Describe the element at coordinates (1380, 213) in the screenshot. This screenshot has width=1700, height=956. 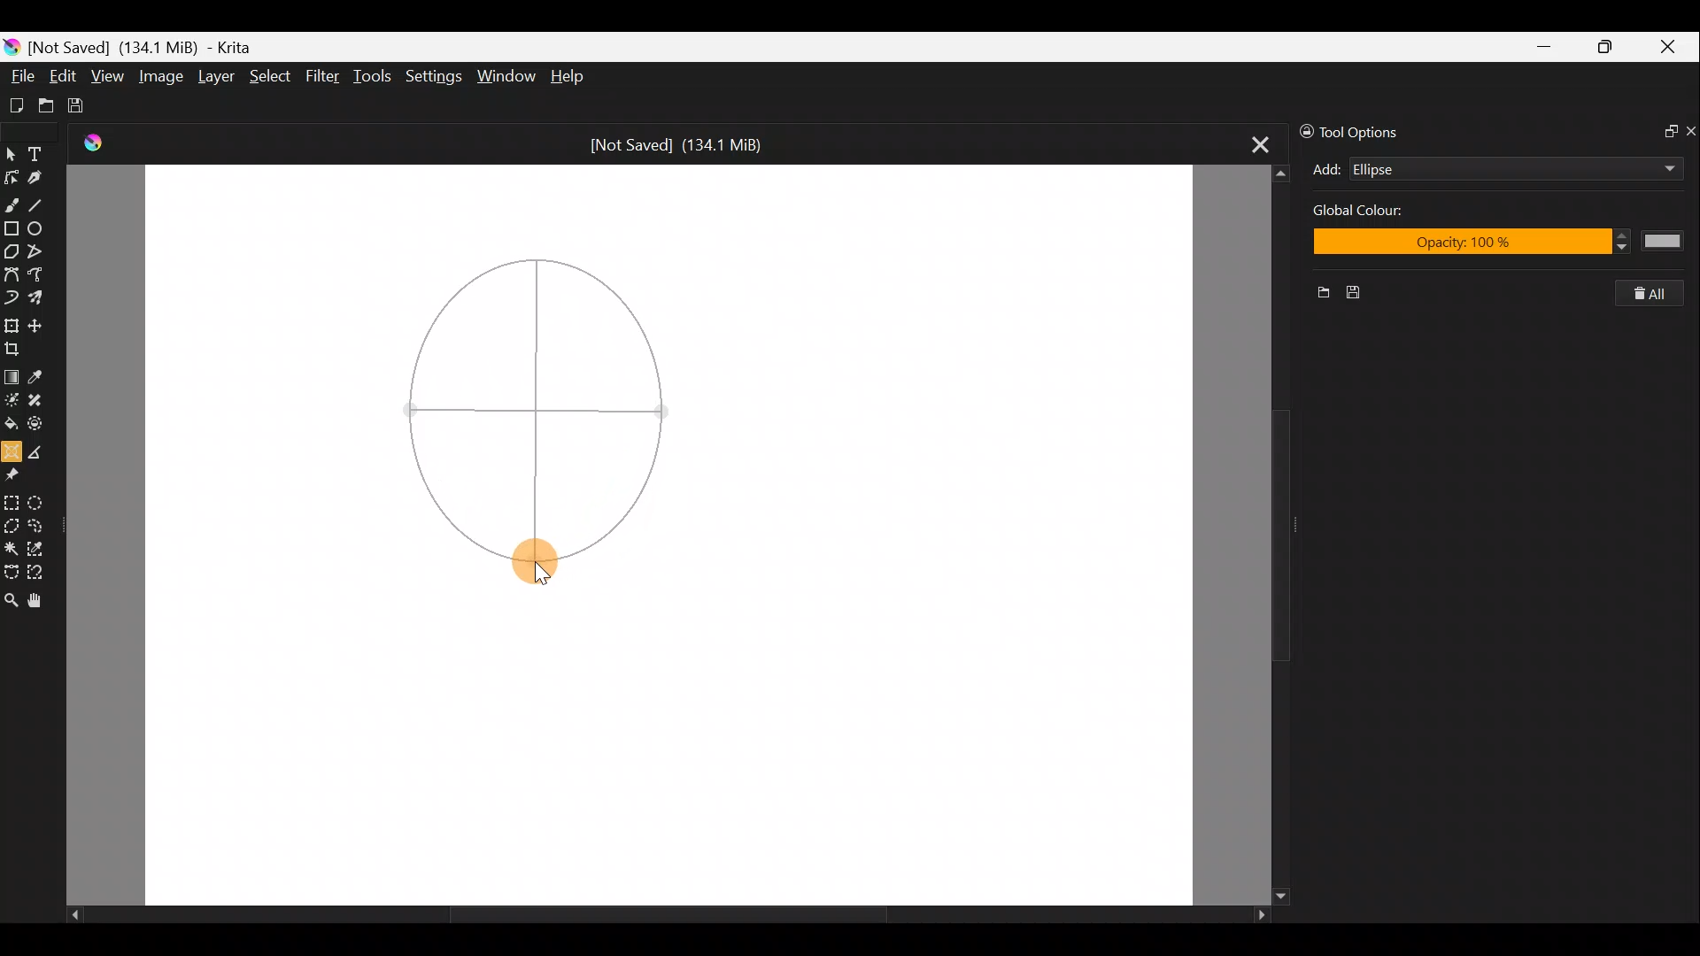
I see `Global color` at that location.